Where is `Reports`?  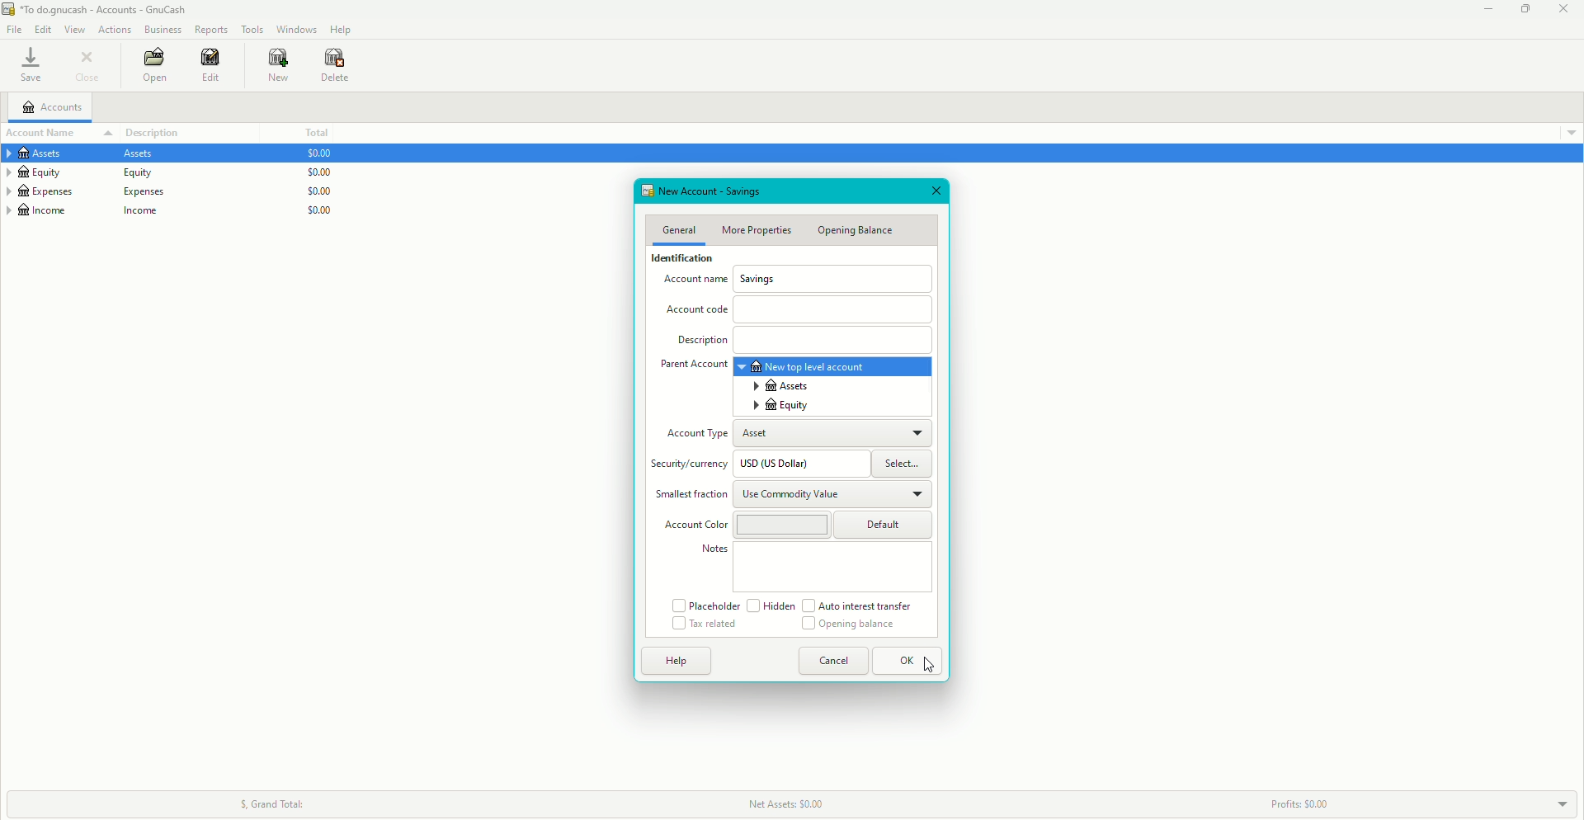
Reports is located at coordinates (211, 30).